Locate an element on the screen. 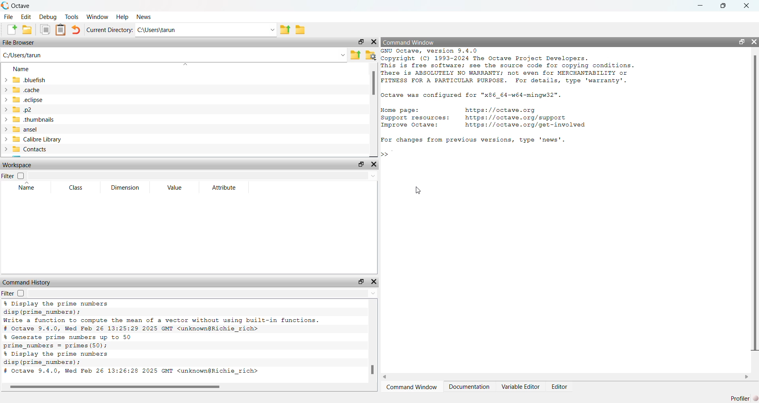 The width and height of the screenshot is (759, 403). Drop-down  is located at coordinates (373, 176).